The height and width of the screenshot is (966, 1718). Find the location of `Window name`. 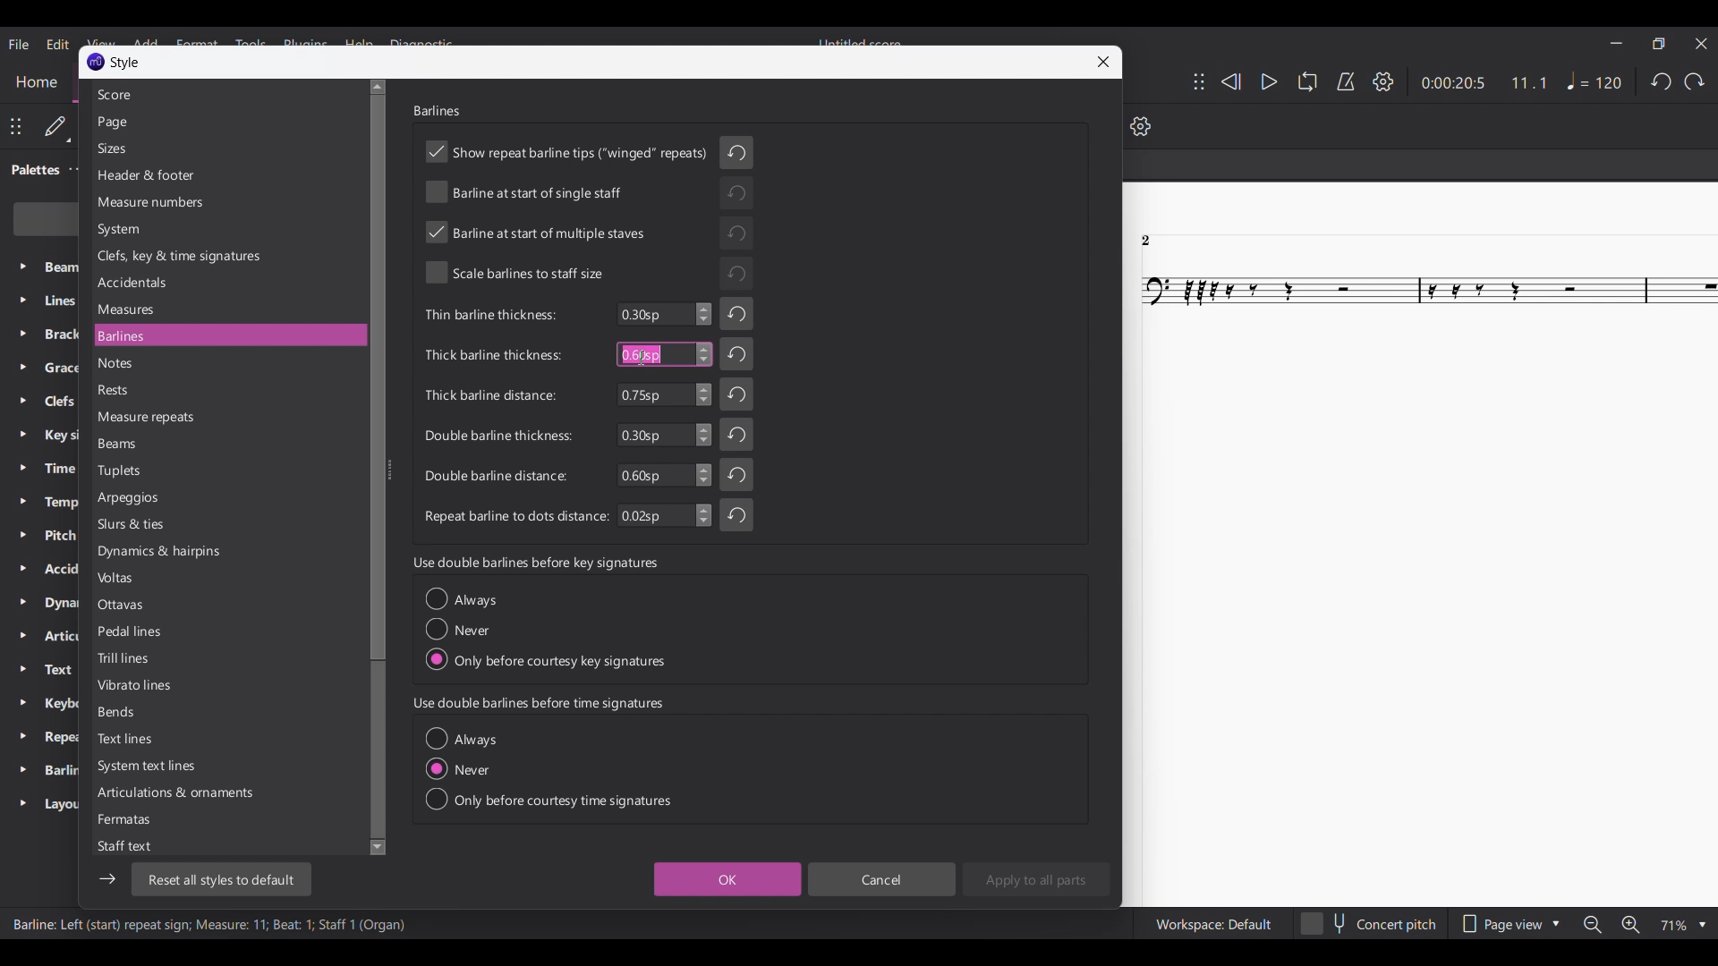

Window name is located at coordinates (125, 62).